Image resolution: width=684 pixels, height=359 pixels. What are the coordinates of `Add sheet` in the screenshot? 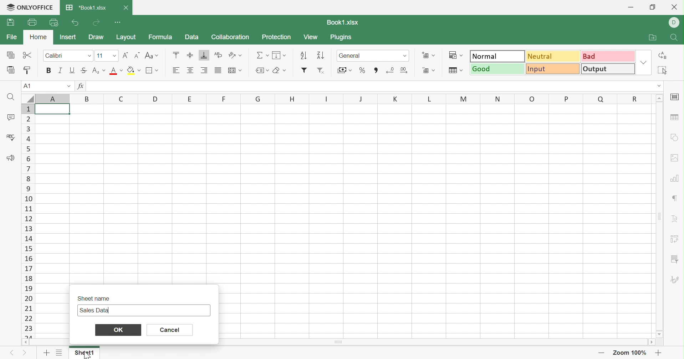 It's located at (46, 353).